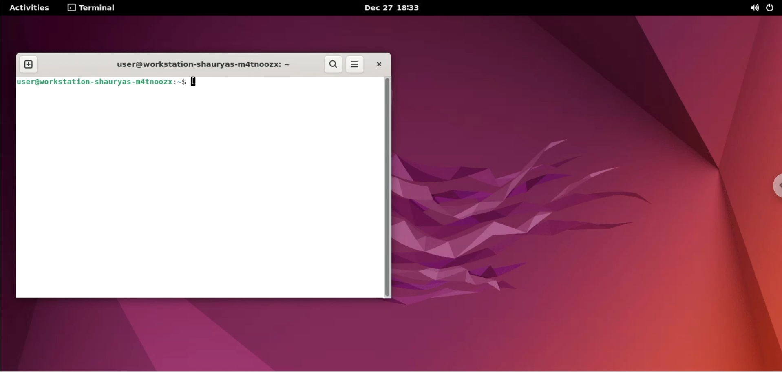  What do you see at coordinates (196, 84) in the screenshot?
I see `cursor` at bounding box center [196, 84].